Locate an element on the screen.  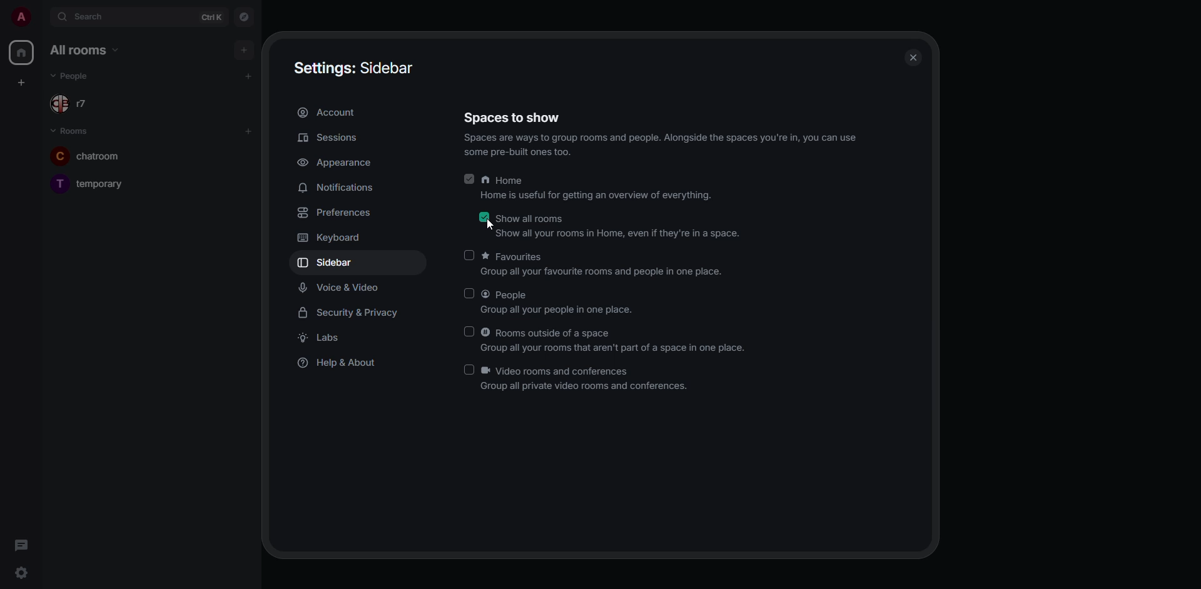
 HomeHome is useful for getting an overview of everything. is located at coordinates (600, 188).